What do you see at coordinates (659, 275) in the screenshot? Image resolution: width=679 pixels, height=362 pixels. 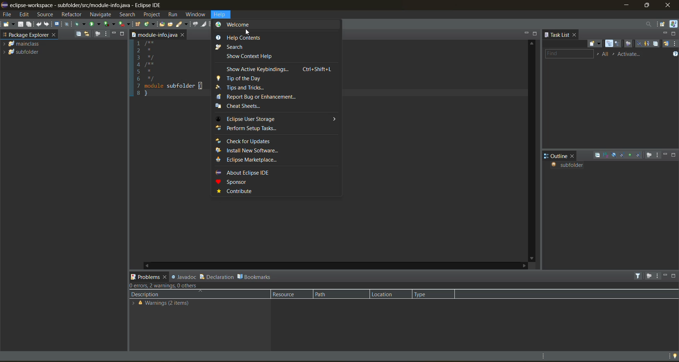 I see `view menu` at bounding box center [659, 275].